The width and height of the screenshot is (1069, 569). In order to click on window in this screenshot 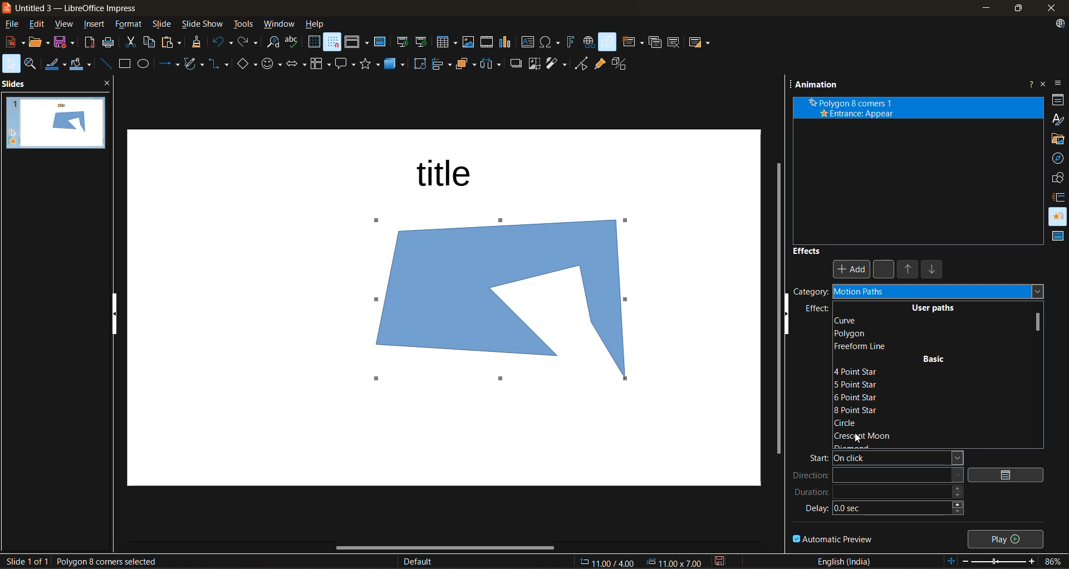, I will do `click(279, 24)`.